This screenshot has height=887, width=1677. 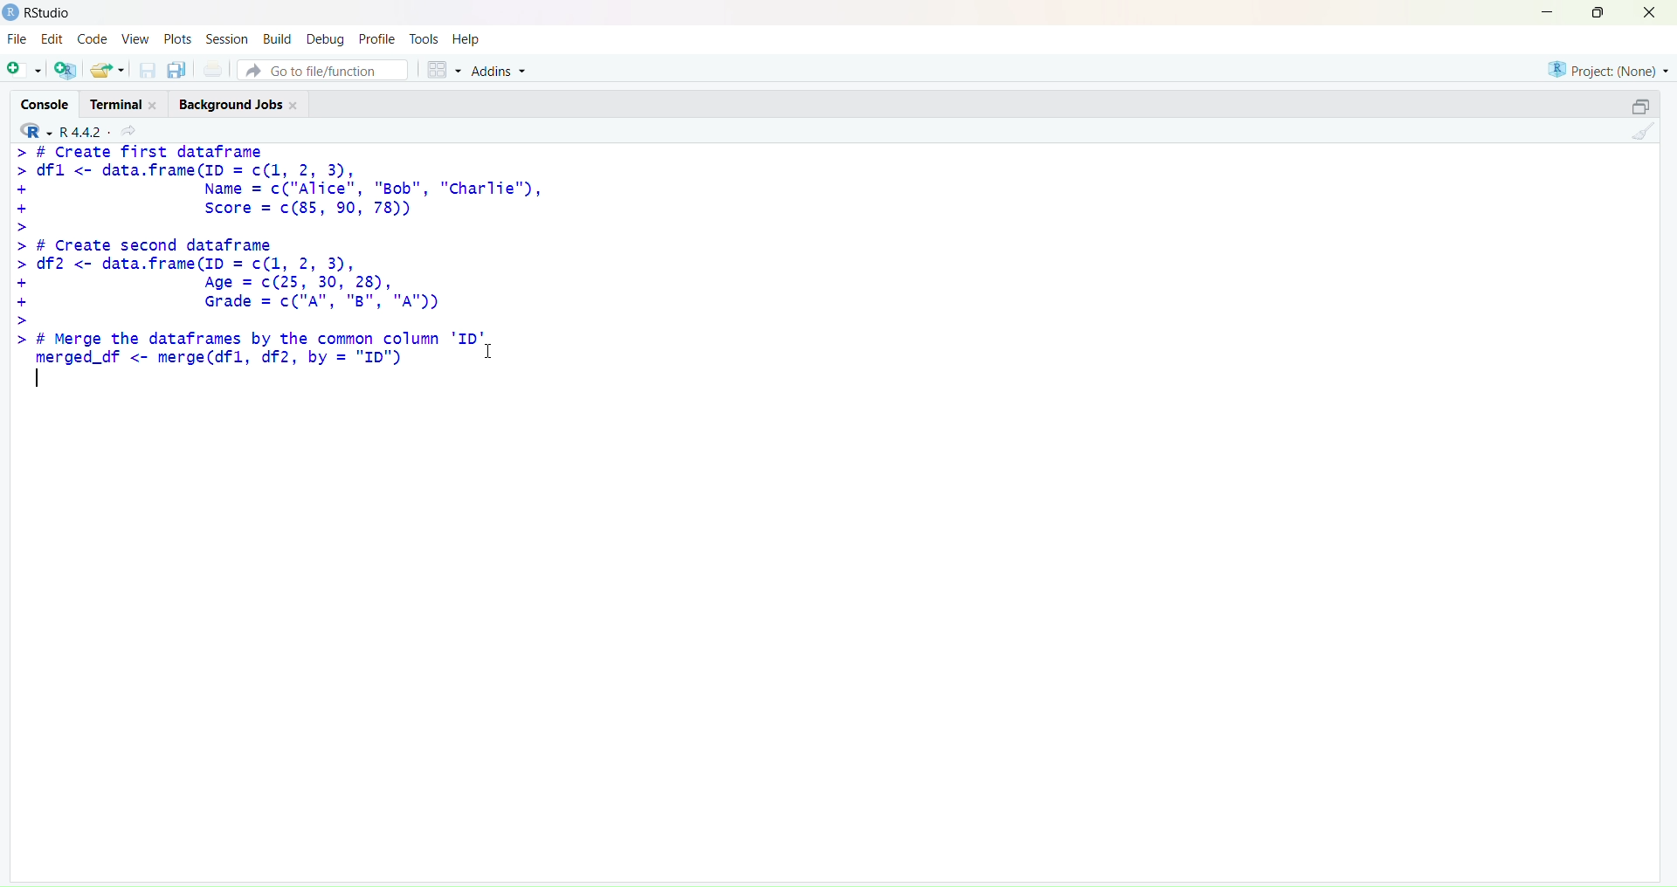 What do you see at coordinates (148, 71) in the screenshot?
I see `save current document` at bounding box center [148, 71].